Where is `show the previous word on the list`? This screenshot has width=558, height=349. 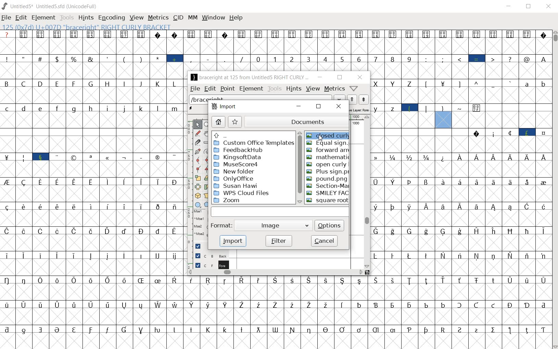 show the previous word on the list is located at coordinates (363, 99).